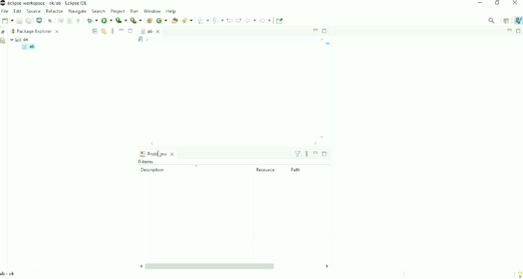  Describe the element at coordinates (296, 170) in the screenshot. I see `Path` at that location.